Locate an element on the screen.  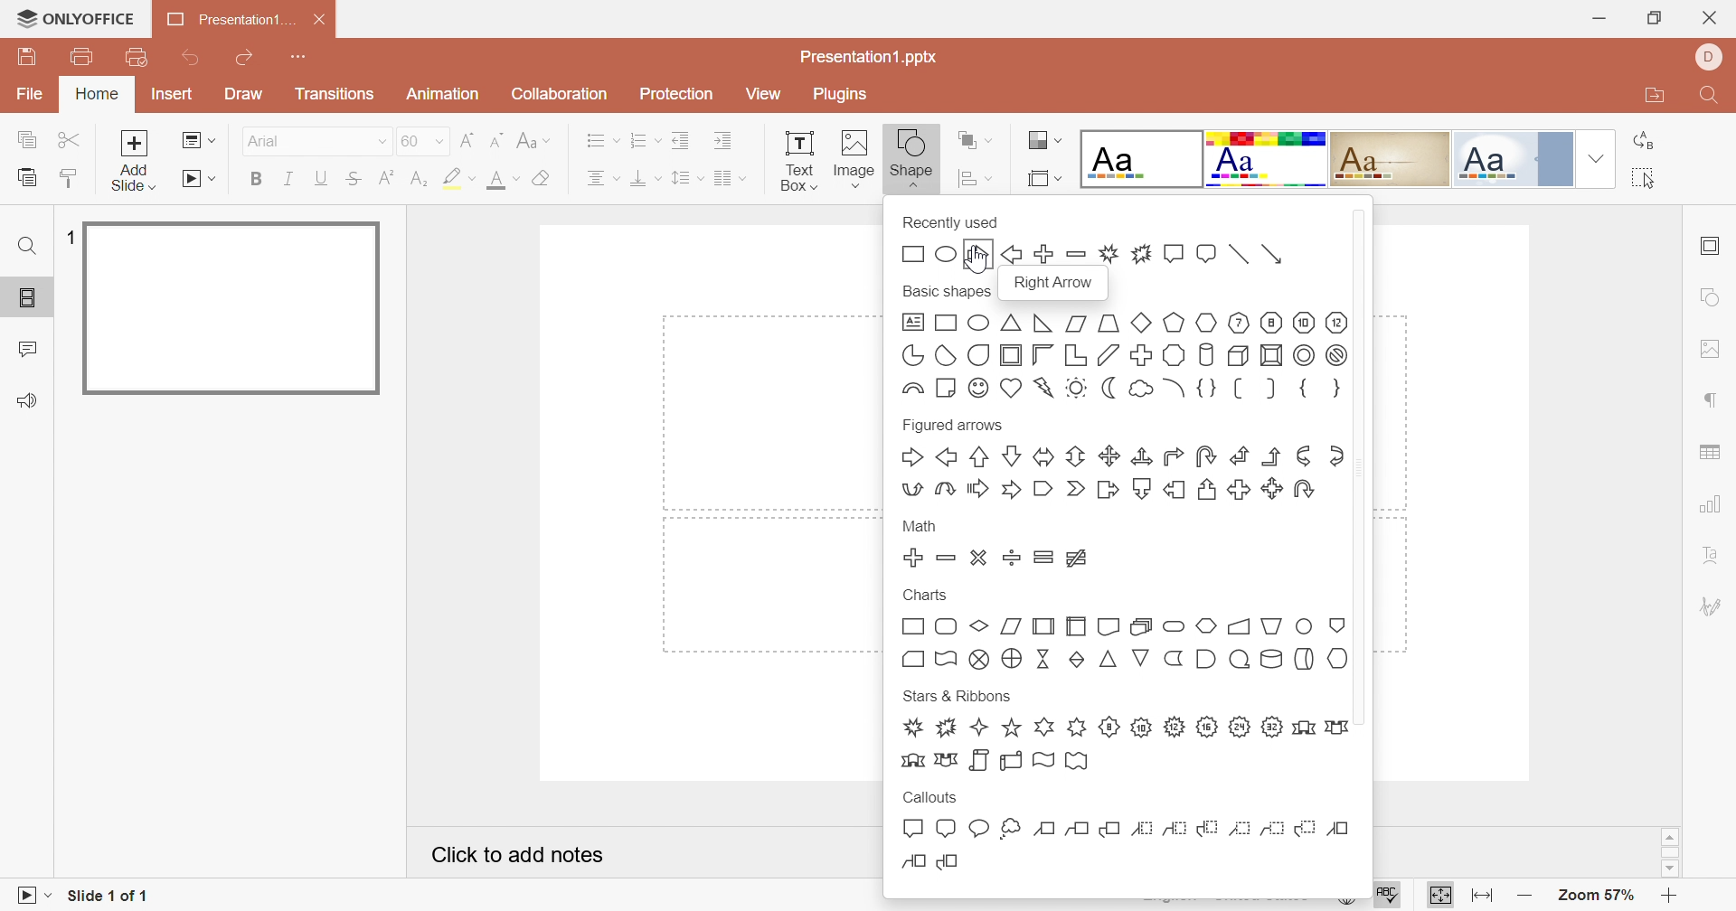
Plugins is located at coordinates (840, 94).